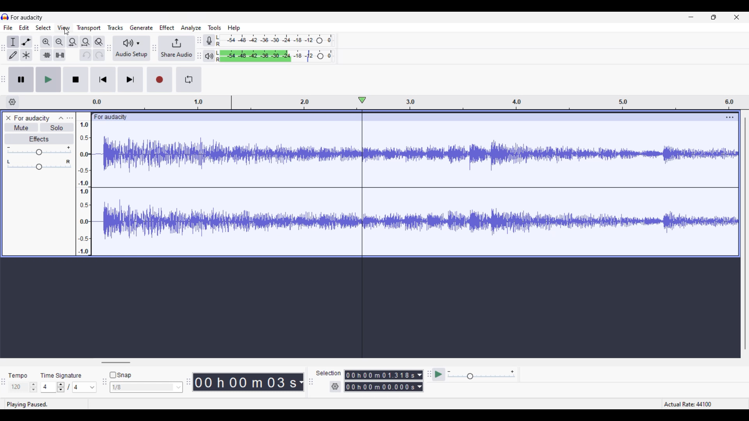 This screenshot has height=421, width=749. I want to click on Status bar details, so click(374, 403).